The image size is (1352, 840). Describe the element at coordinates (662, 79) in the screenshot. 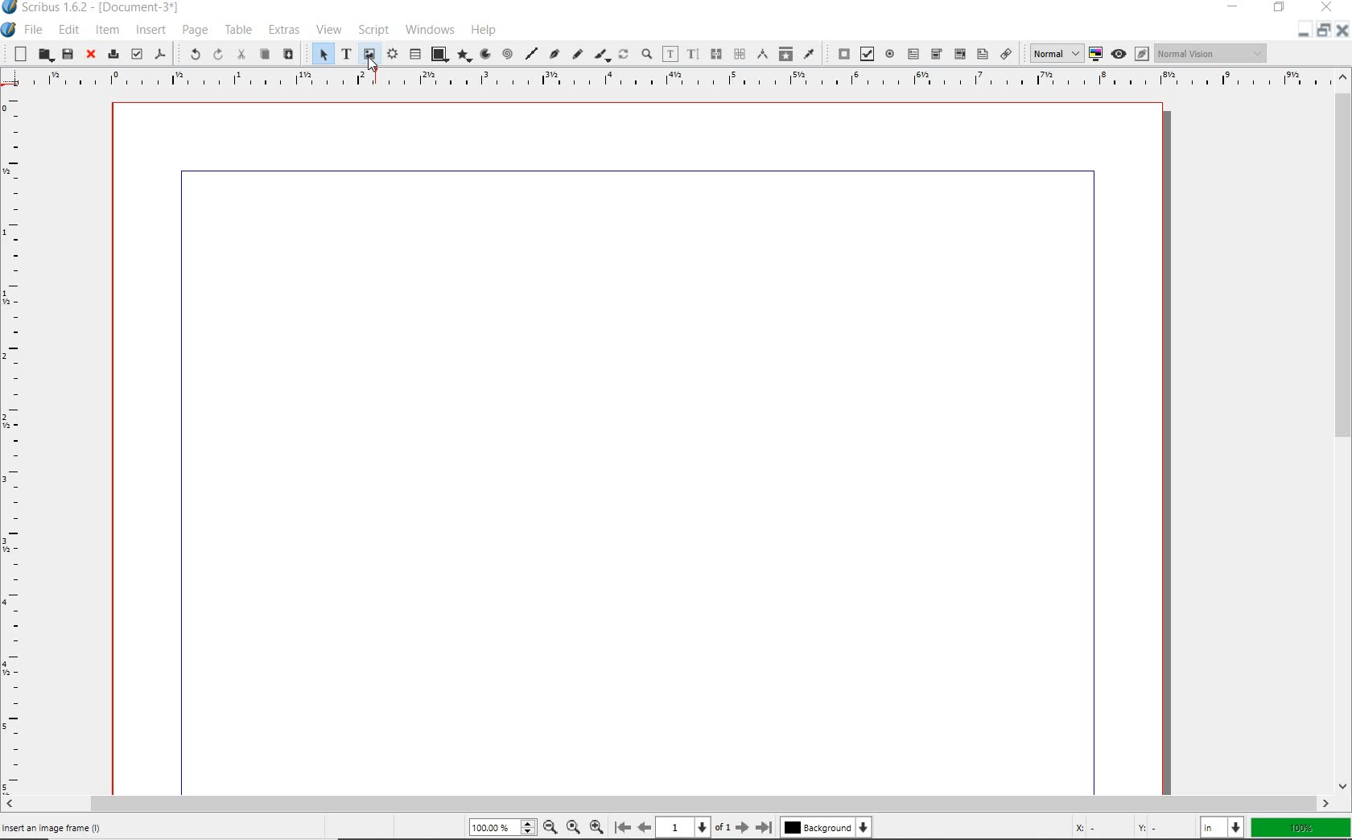

I see `RULER` at that location.